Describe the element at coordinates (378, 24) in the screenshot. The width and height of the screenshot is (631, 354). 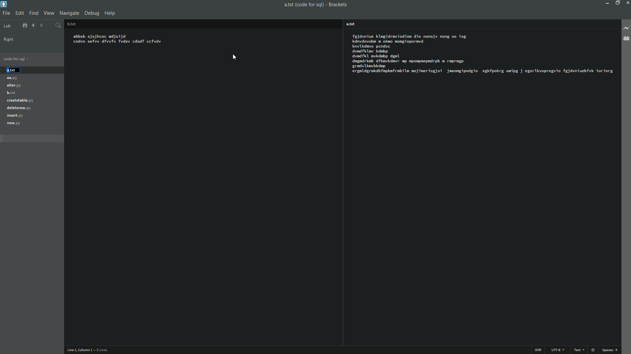
I see `Open a file while this pane has focus` at that location.